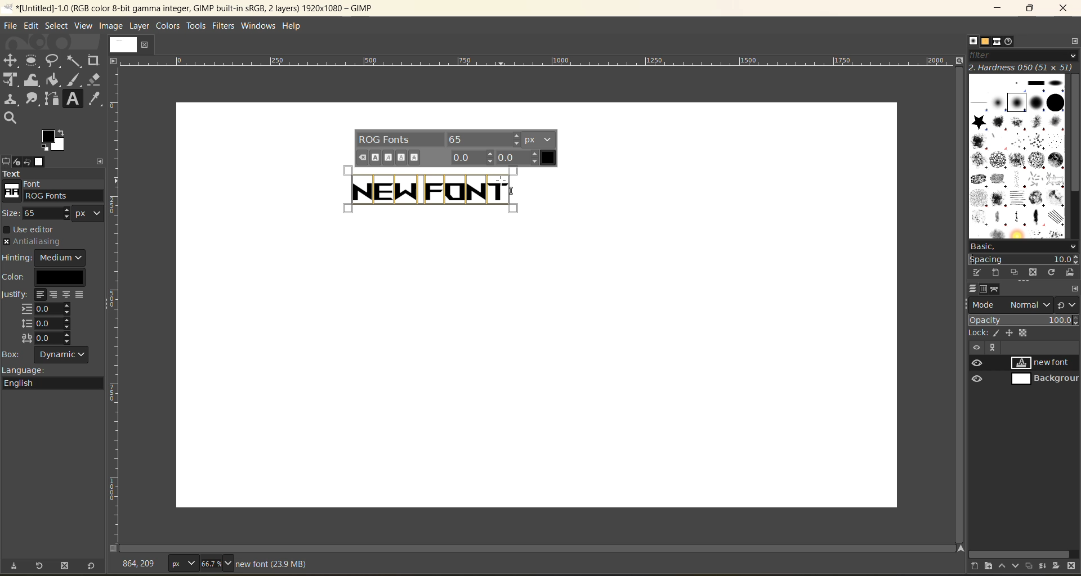  What do you see at coordinates (977, 565) in the screenshot?
I see `create a new layer` at bounding box center [977, 565].